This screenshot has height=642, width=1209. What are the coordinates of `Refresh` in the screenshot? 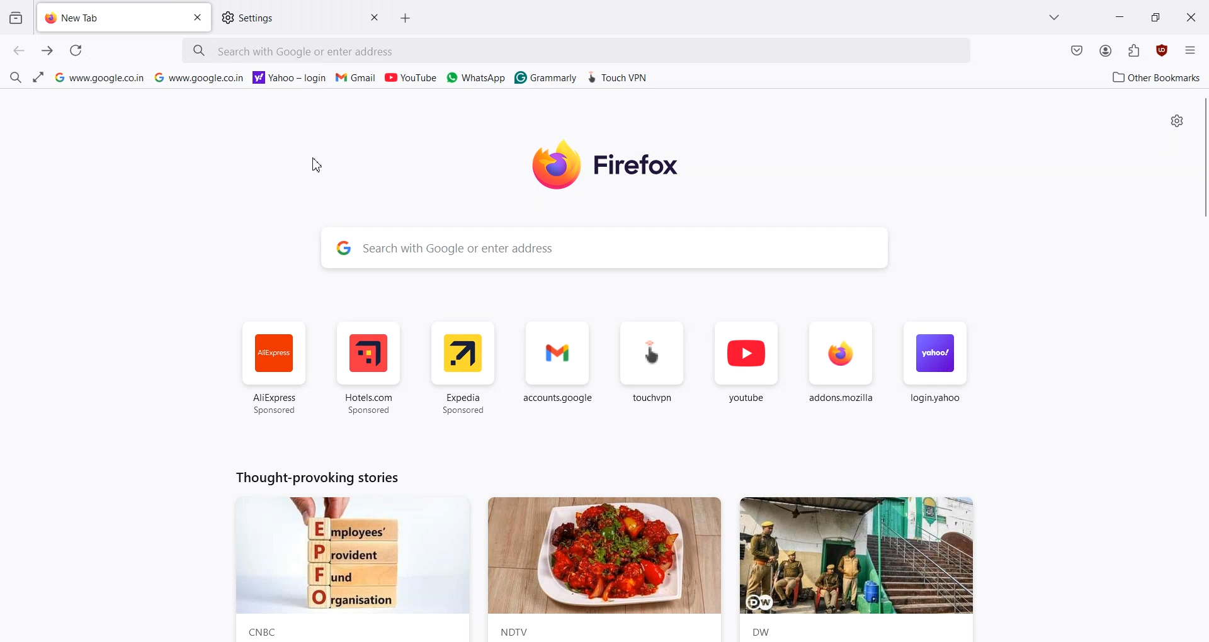 It's located at (75, 50).